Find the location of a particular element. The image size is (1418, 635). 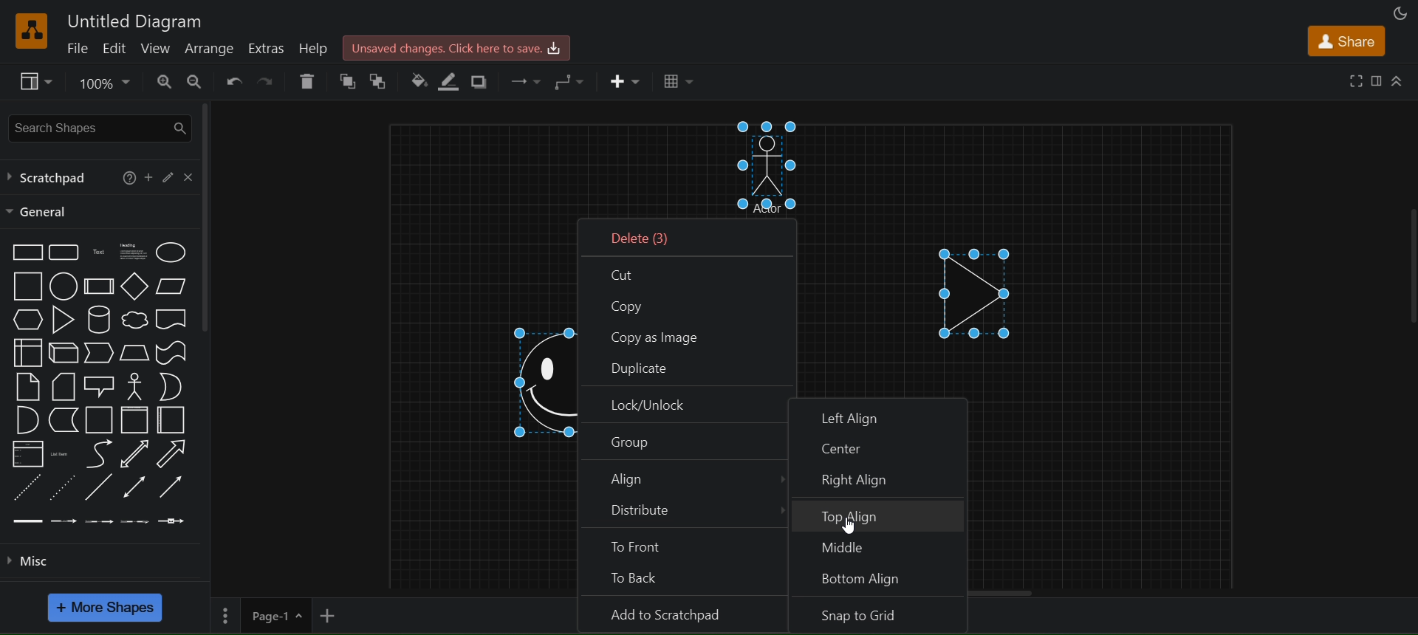

document is located at coordinates (171, 319).